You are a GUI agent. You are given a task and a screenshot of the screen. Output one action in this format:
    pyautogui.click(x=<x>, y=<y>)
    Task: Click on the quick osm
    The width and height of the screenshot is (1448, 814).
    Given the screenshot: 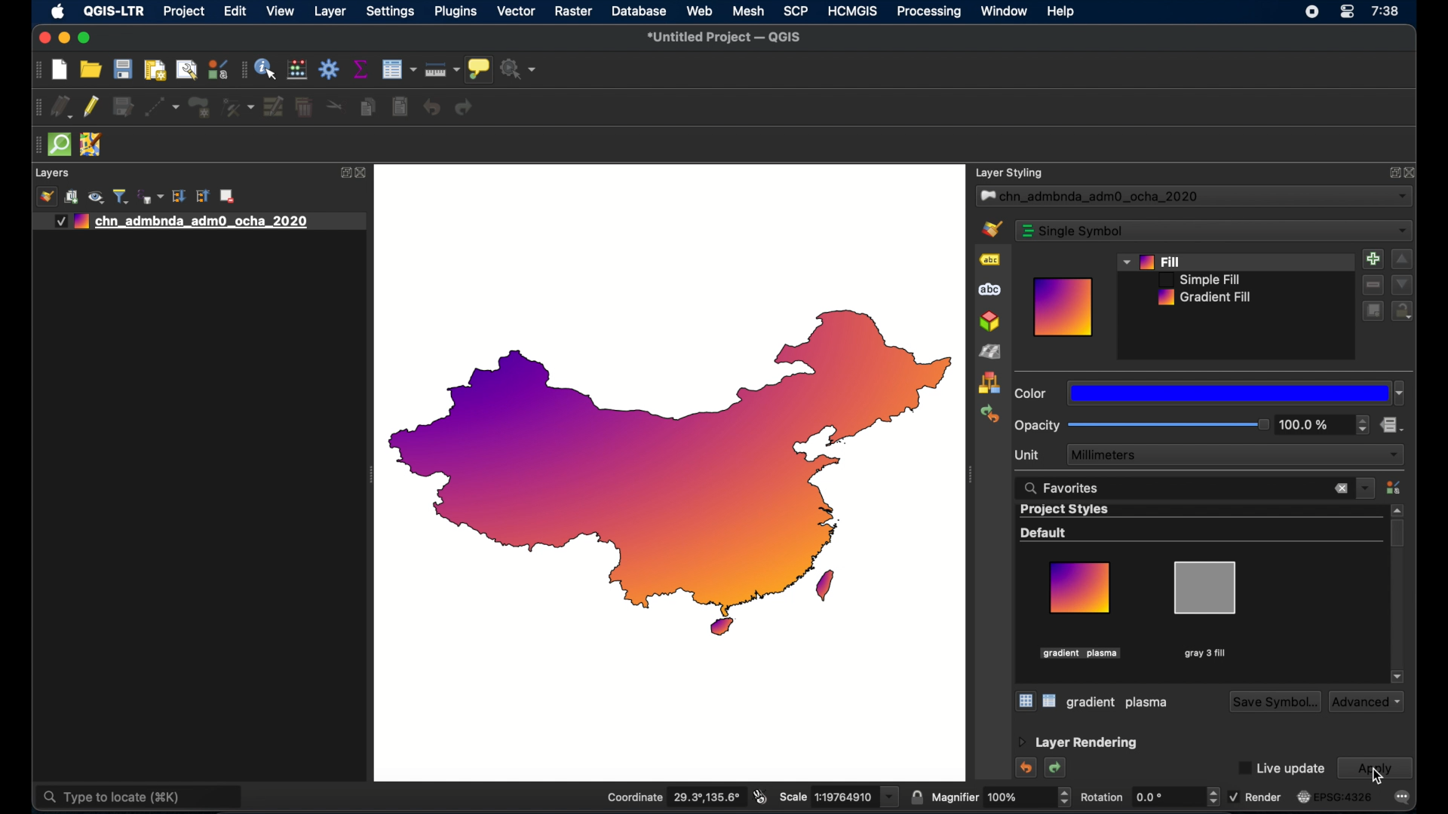 What is the action you would take?
    pyautogui.click(x=60, y=145)
    